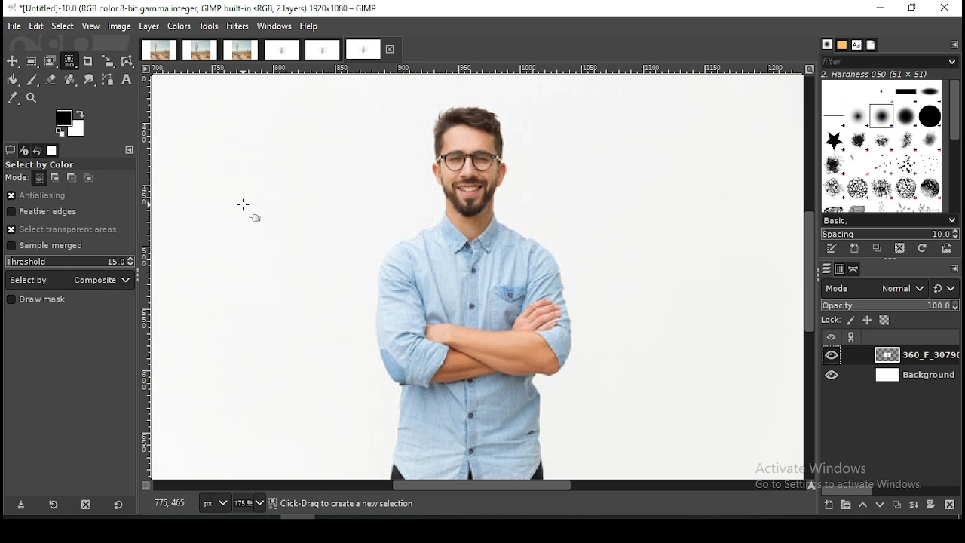 This screenshot has width=965, height=543. Describe the element at coordinates (11, 150) in the screenshot. I see `tool options` at that location.